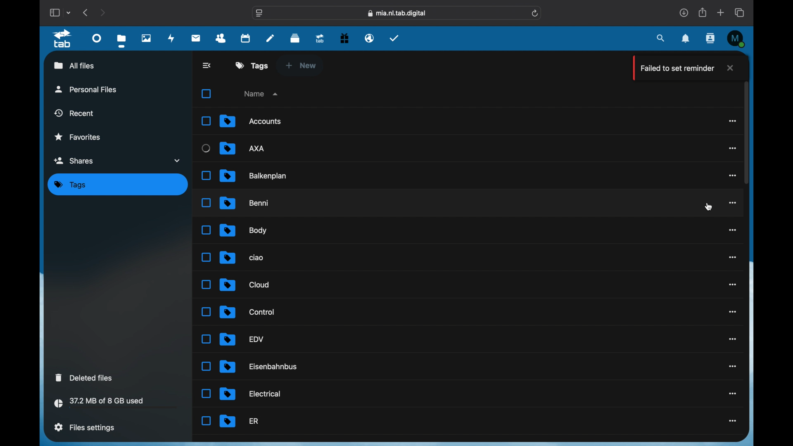  I want to click on files settings, so click(85, 427).